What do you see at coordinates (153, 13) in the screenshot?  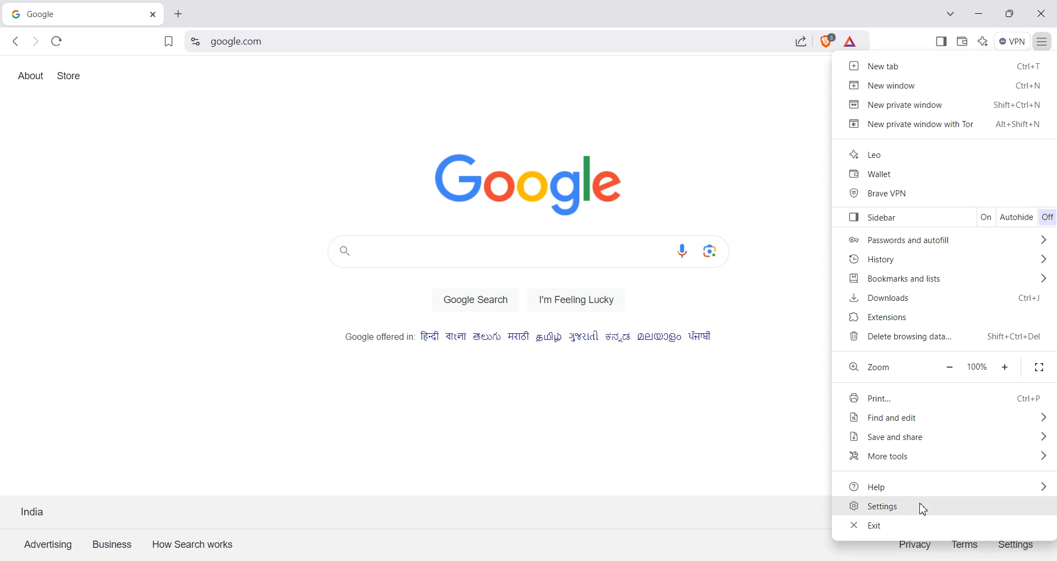 I see `Close Tab` at bounding box center [153, 13].